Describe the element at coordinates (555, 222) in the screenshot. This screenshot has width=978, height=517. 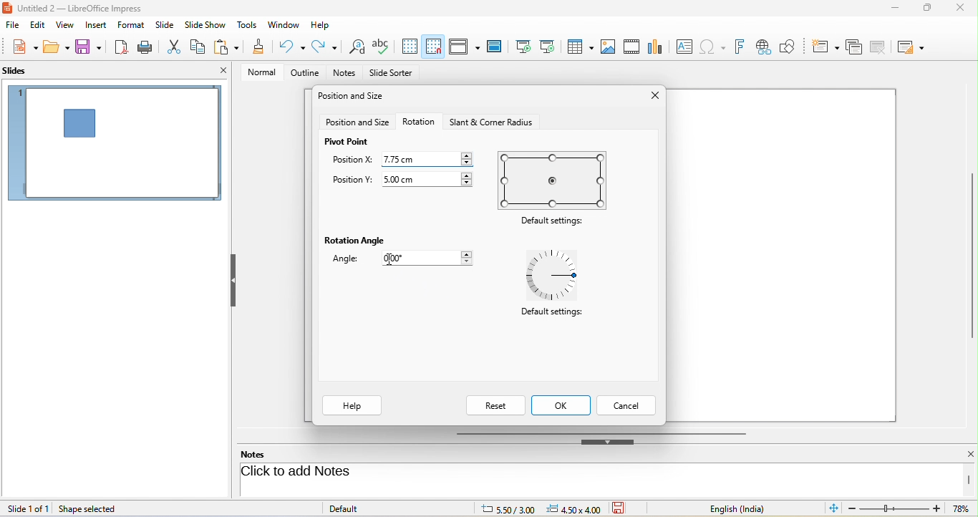
I see `default settings` at that location.